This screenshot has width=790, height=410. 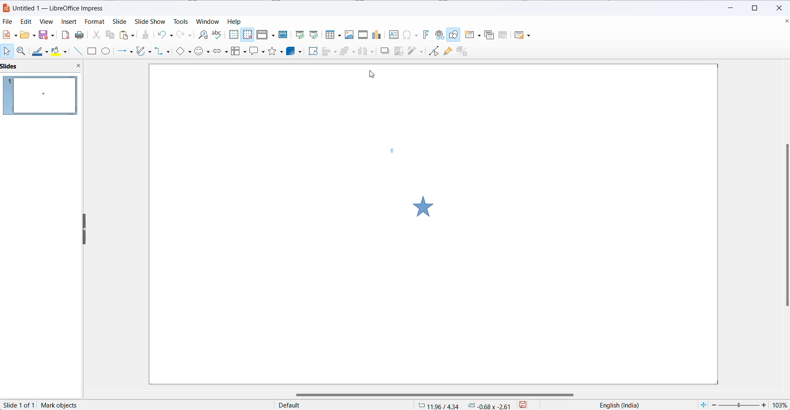 What do you see at coordinates (463, 406) in the screenshot?
I see `6.60/-0.37    0.00x0.00` at bounding box center [463, 406].